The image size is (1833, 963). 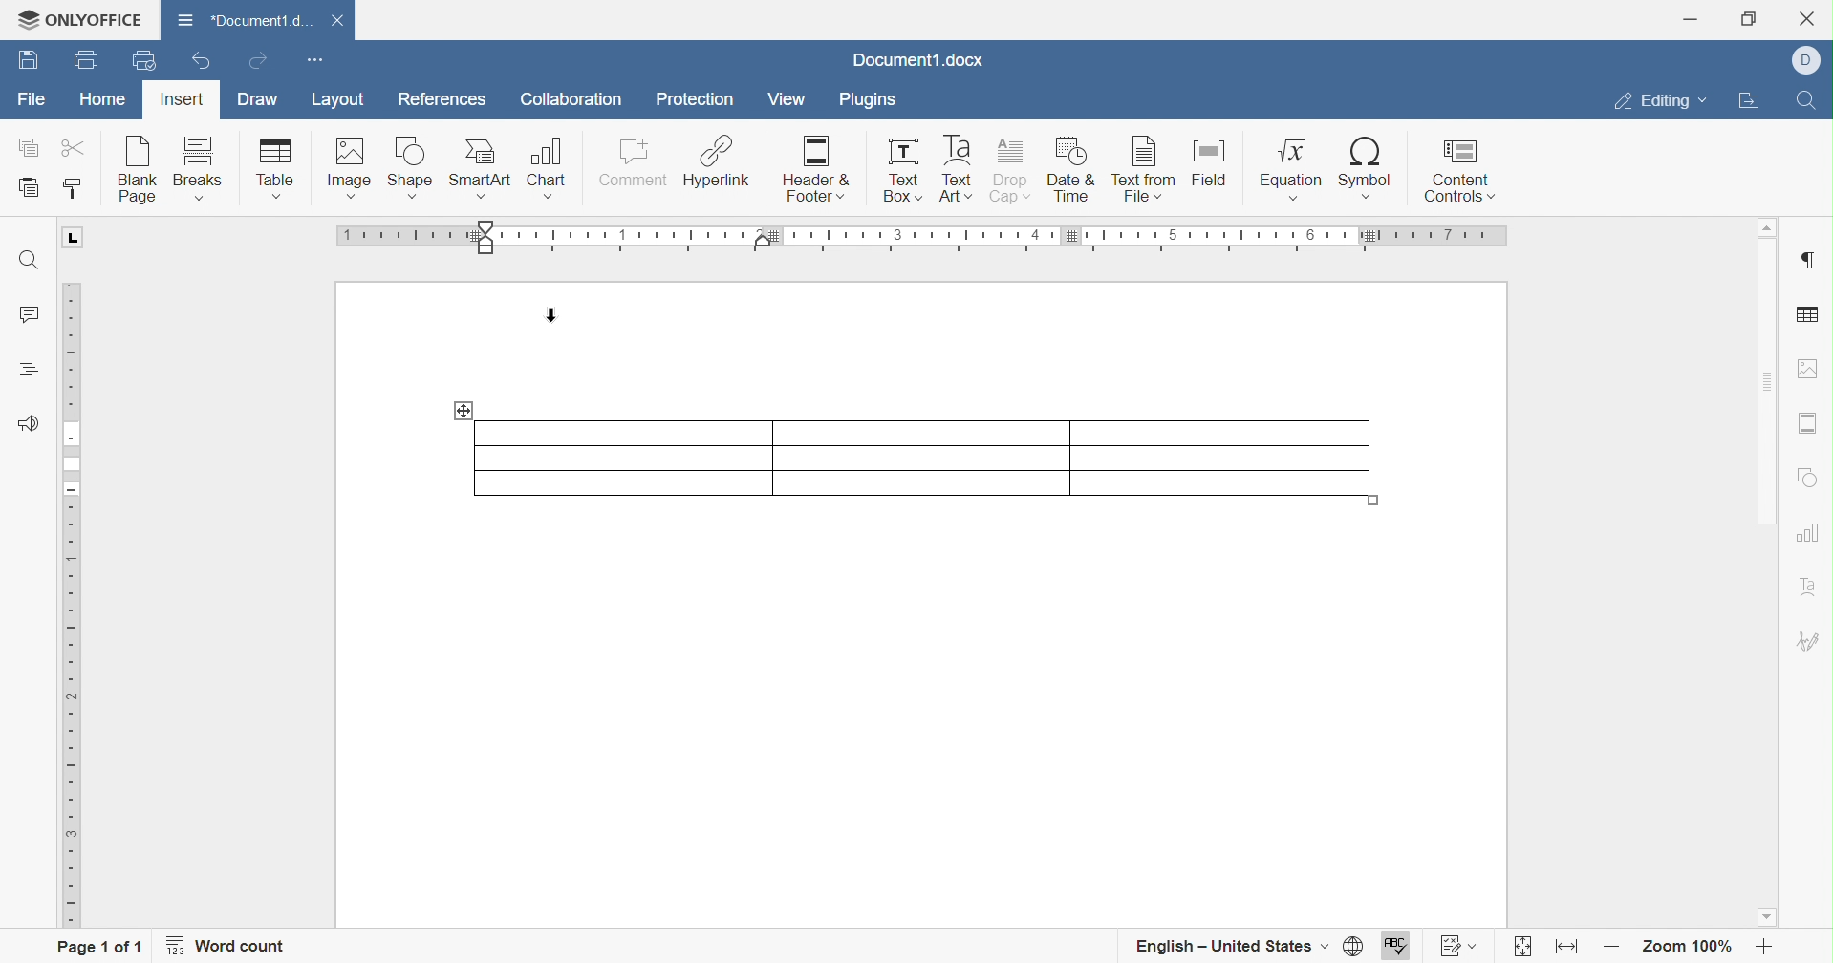 I want to click on Set document language, so click(x=1355, y=944).